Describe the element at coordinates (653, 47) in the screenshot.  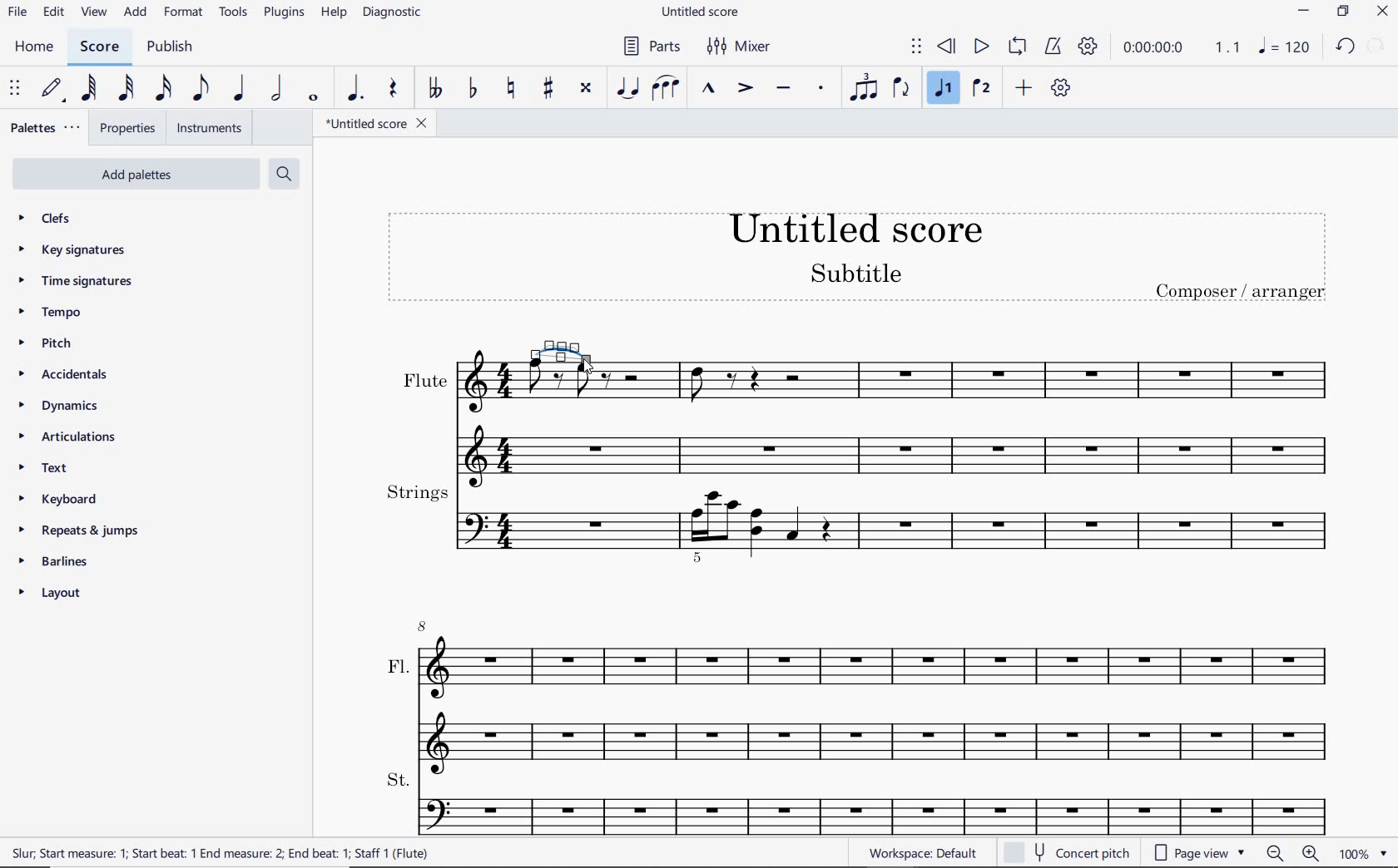
I see `parts` at that location.